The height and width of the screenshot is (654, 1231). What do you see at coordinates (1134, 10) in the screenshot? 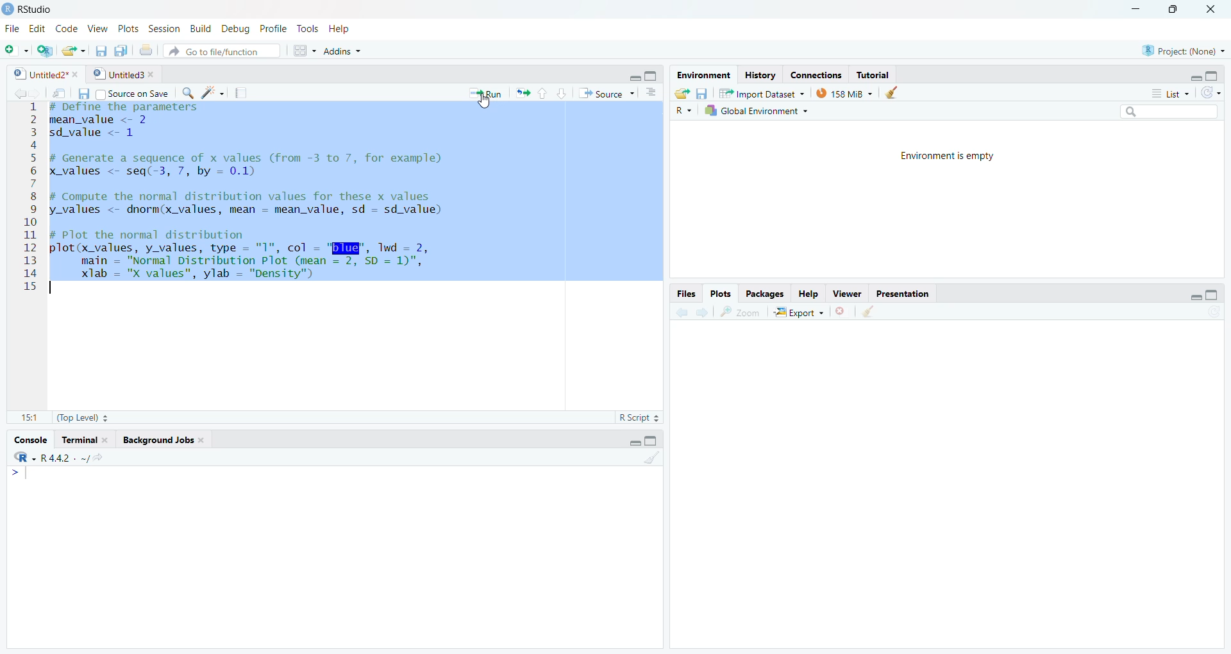
I see `minimize` at bounding box center [1134, 10].